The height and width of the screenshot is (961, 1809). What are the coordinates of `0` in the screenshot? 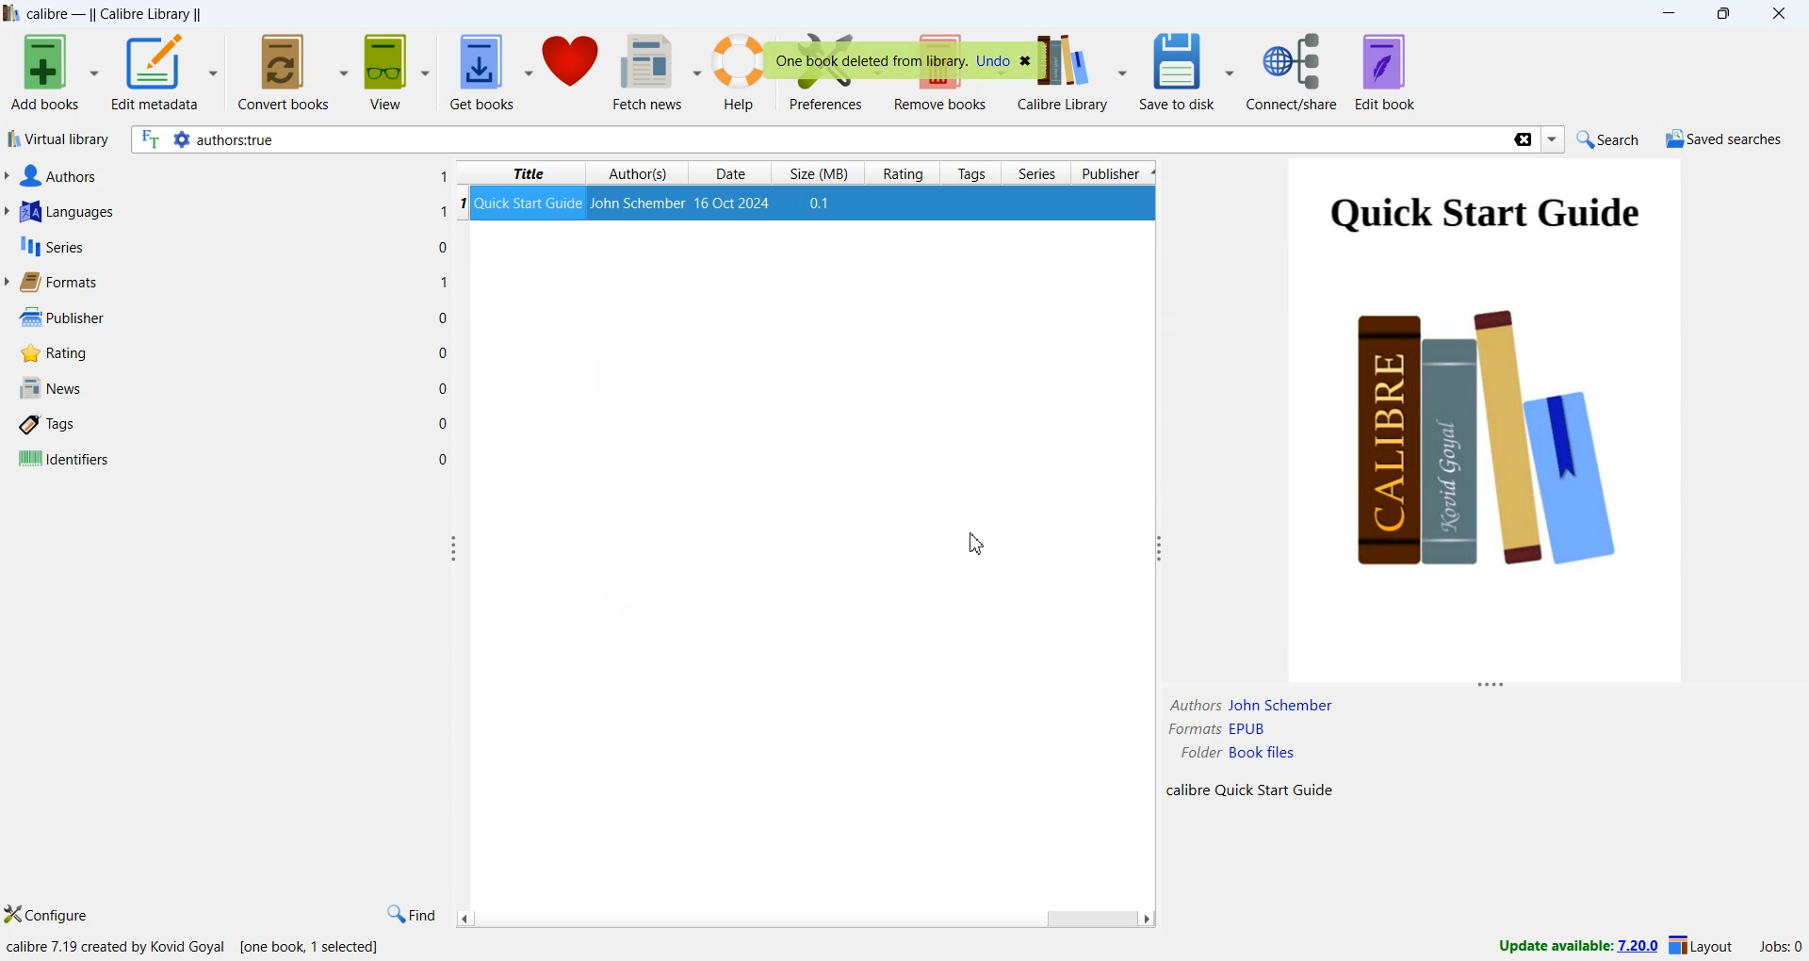 It's located at (445, 388).